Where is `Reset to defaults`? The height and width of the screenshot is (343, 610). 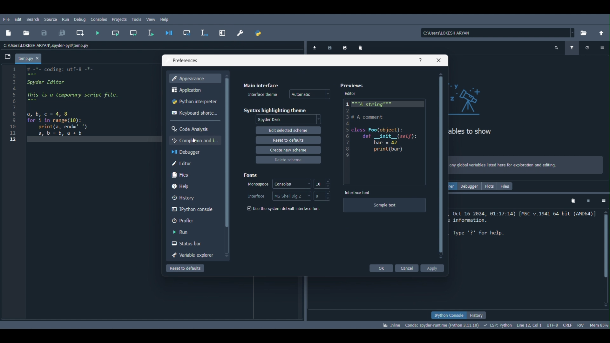
Reset to defaults is located at coordinates (187, 268).